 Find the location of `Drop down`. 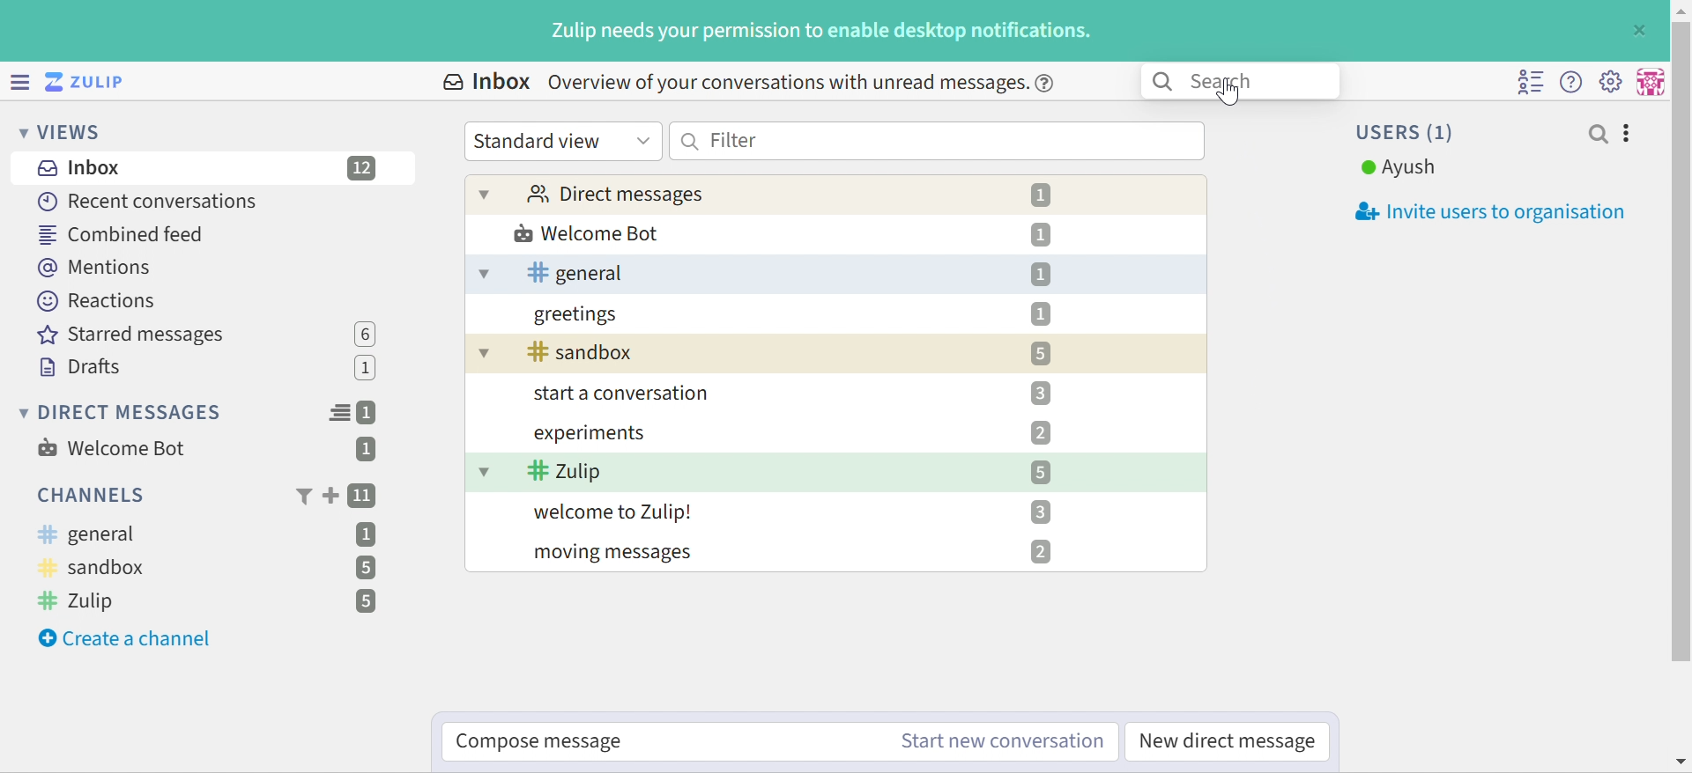

Drop down is located at coordinates (486, 194).